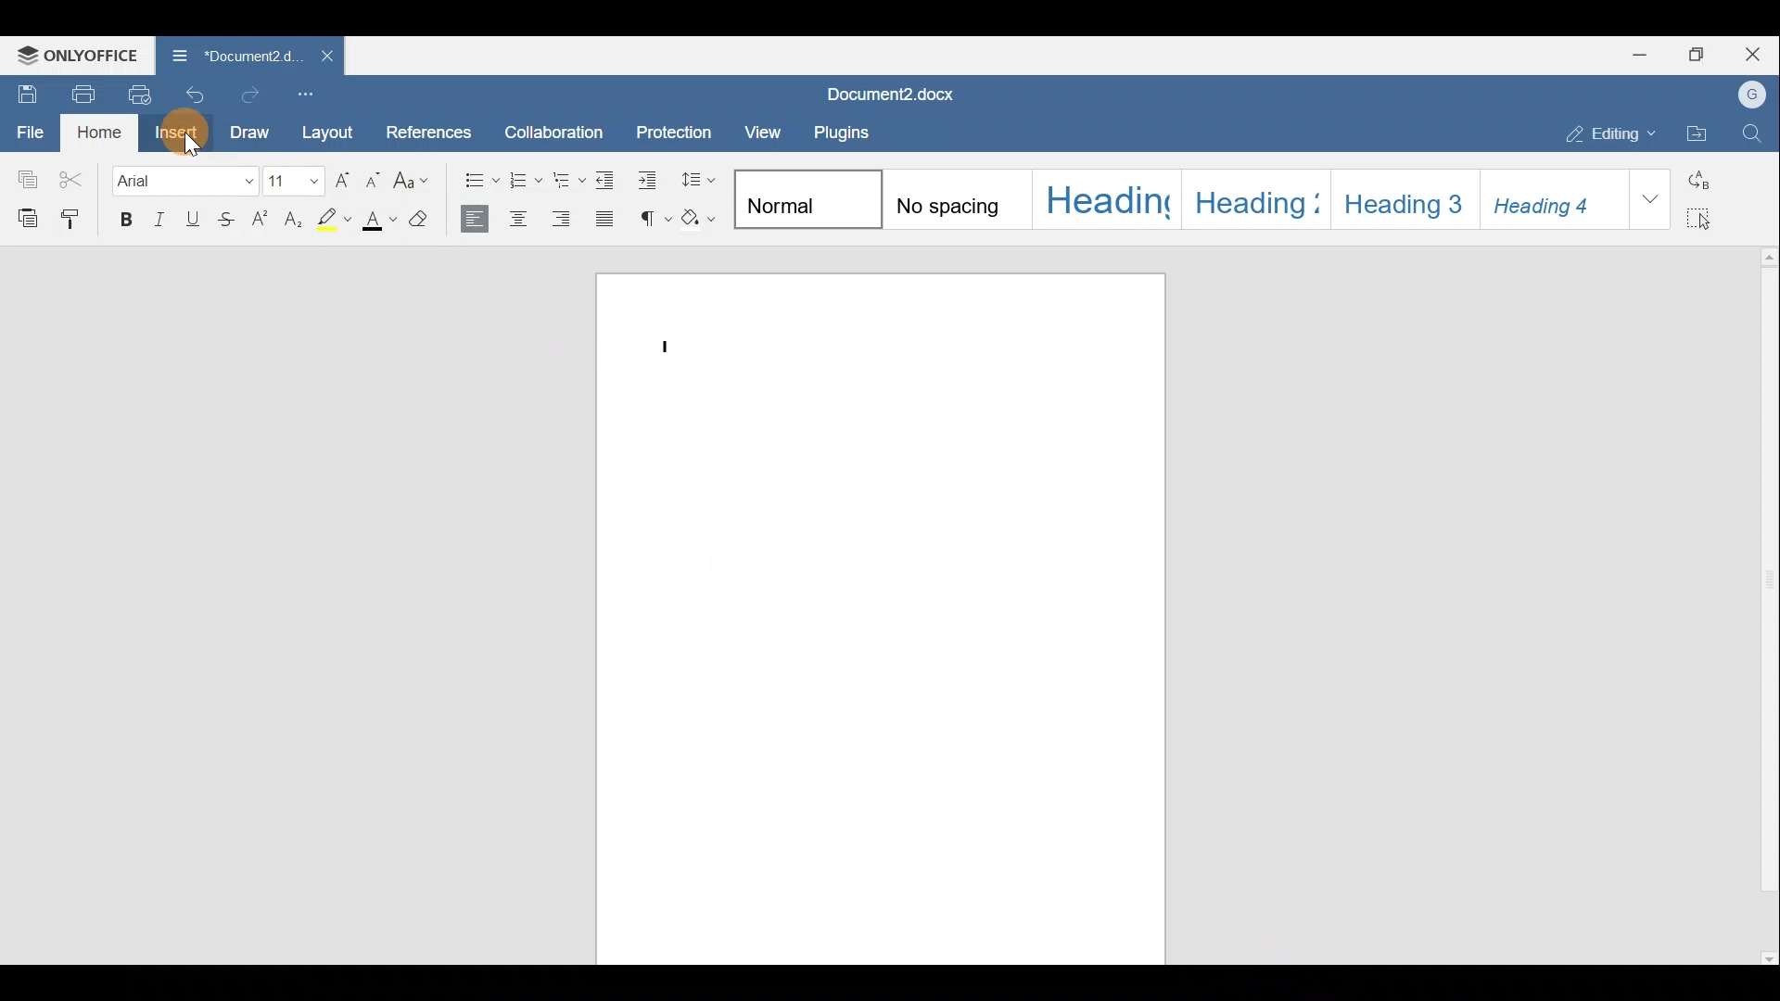  I want to click on Nonprinting characters, so click(651, 217).